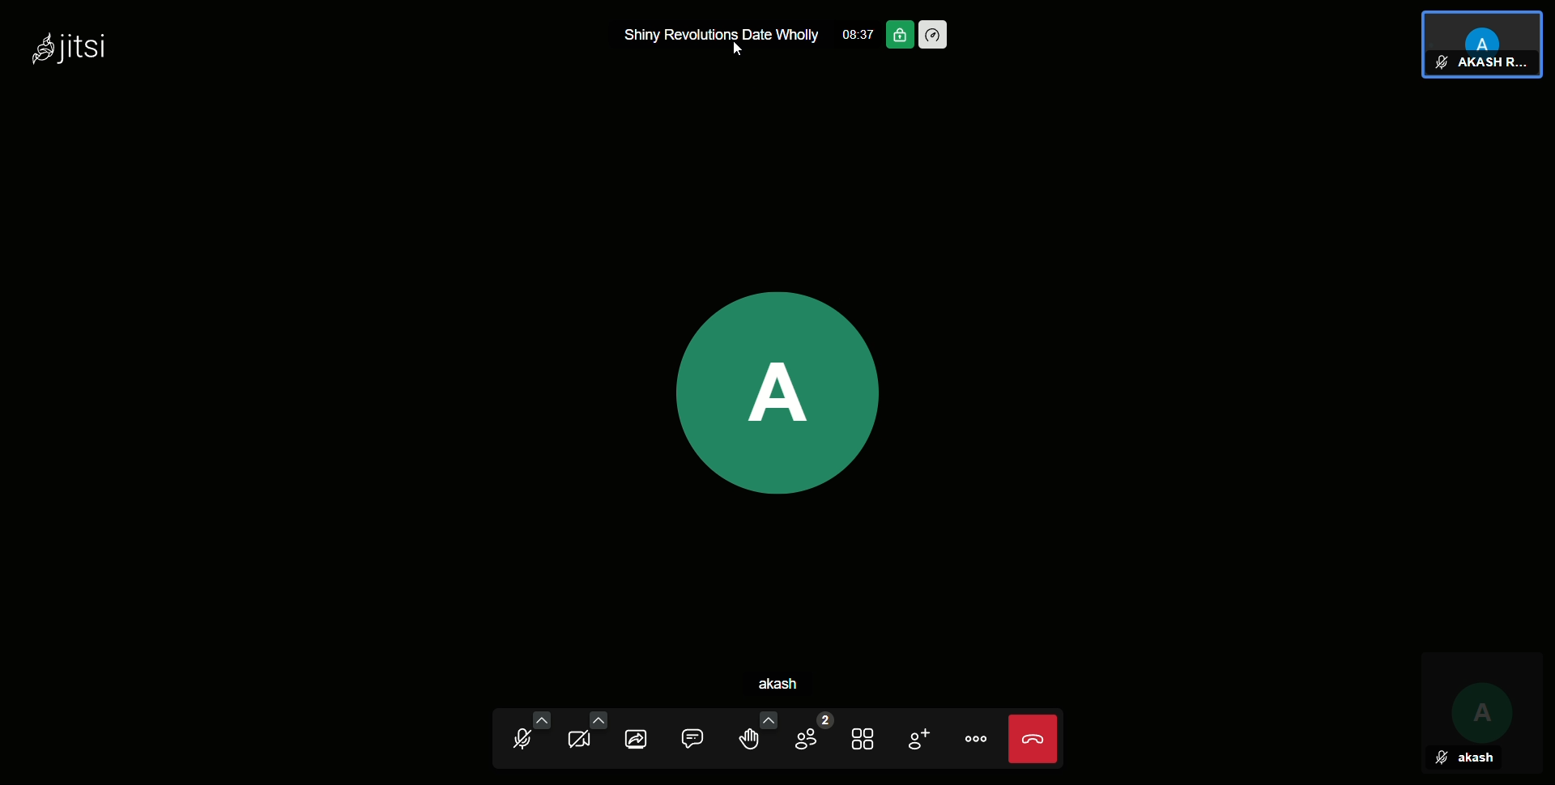 This screenshot has height=785, width=1555. Describe the element at coordinates (866, 736) in the screenshot. I see `toggle tile view` at that location.